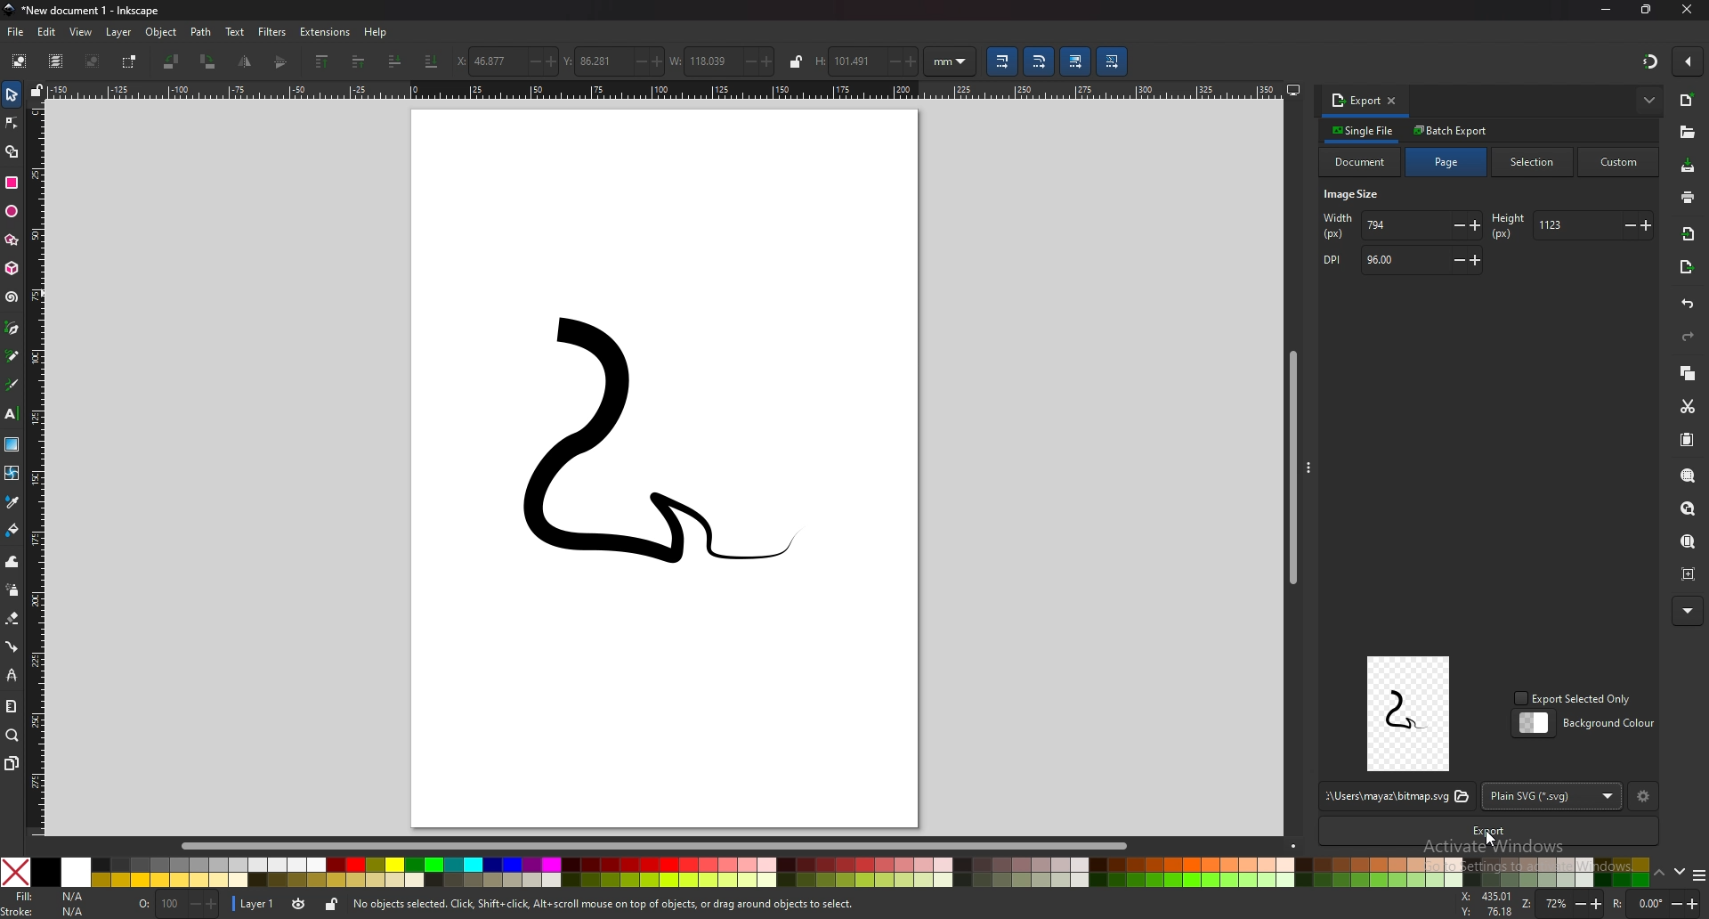  Describe the element at coordinates (1041, 61) in the screenshot. I see `scale radii` at that location.